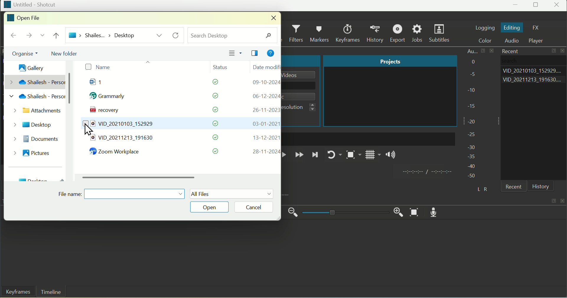 The height and width of the screenshot is (298, 567). What do you see at coordinates (512, 28) in the screenshot?
I see `Editing` at bounding box center [512, 28].